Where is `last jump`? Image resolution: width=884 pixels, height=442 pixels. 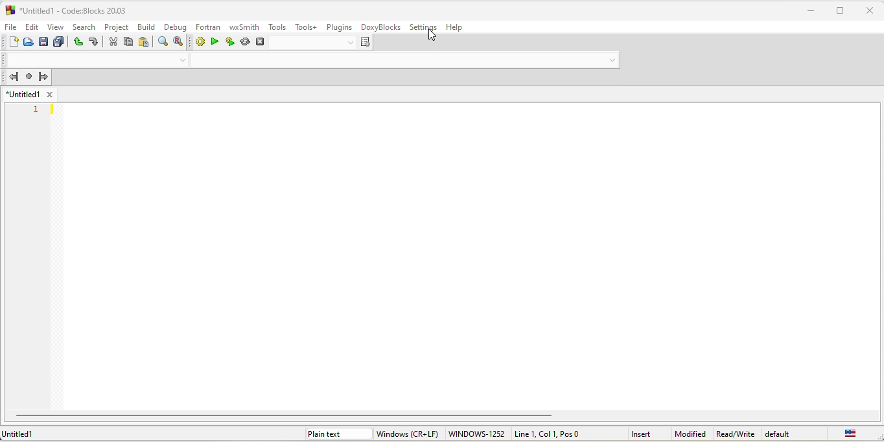
last jump is located at coordinates (29, 76).